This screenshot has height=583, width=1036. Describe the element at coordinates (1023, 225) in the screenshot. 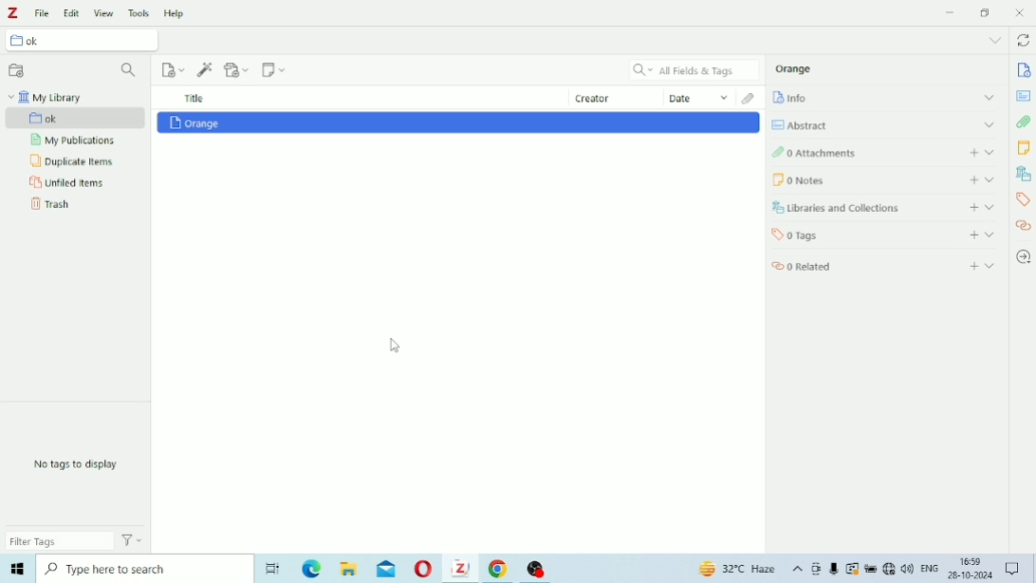

I see `Related` at that location.